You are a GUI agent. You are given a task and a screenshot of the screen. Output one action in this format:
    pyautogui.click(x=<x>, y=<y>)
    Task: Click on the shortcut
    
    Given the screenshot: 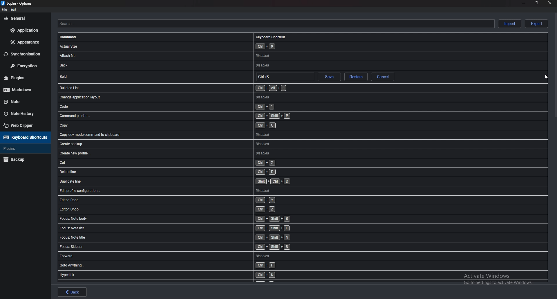 What is the action you would take?
    pyautogui.click(x=193, y=275)
    